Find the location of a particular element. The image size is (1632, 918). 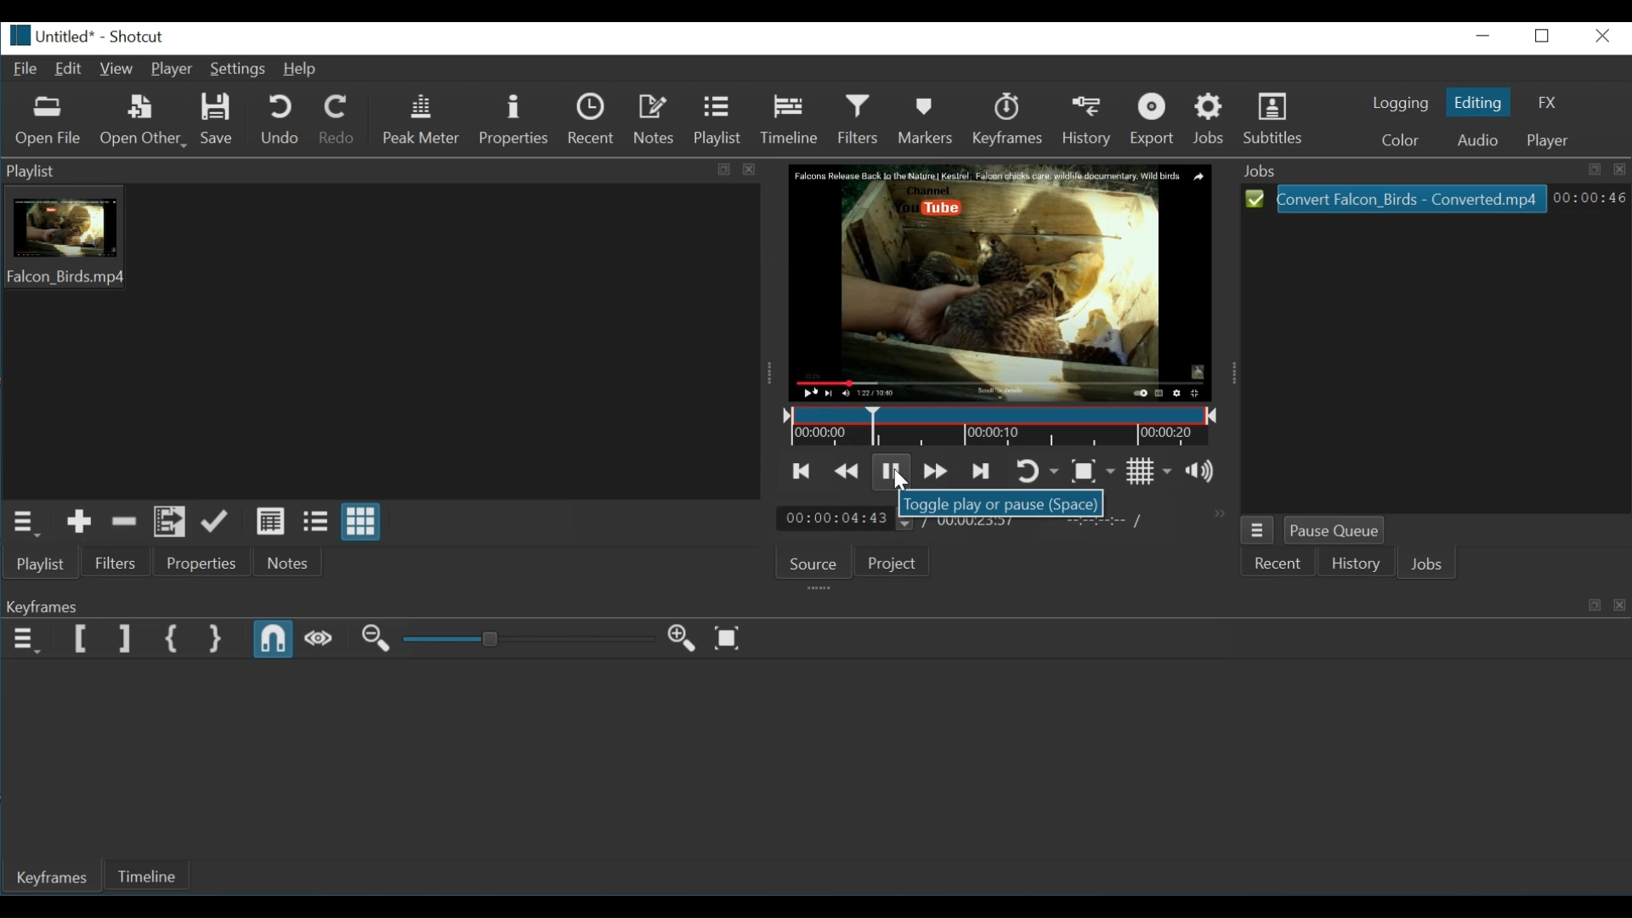

Toggle grid display on the player is located at coordinates (1150, 470).